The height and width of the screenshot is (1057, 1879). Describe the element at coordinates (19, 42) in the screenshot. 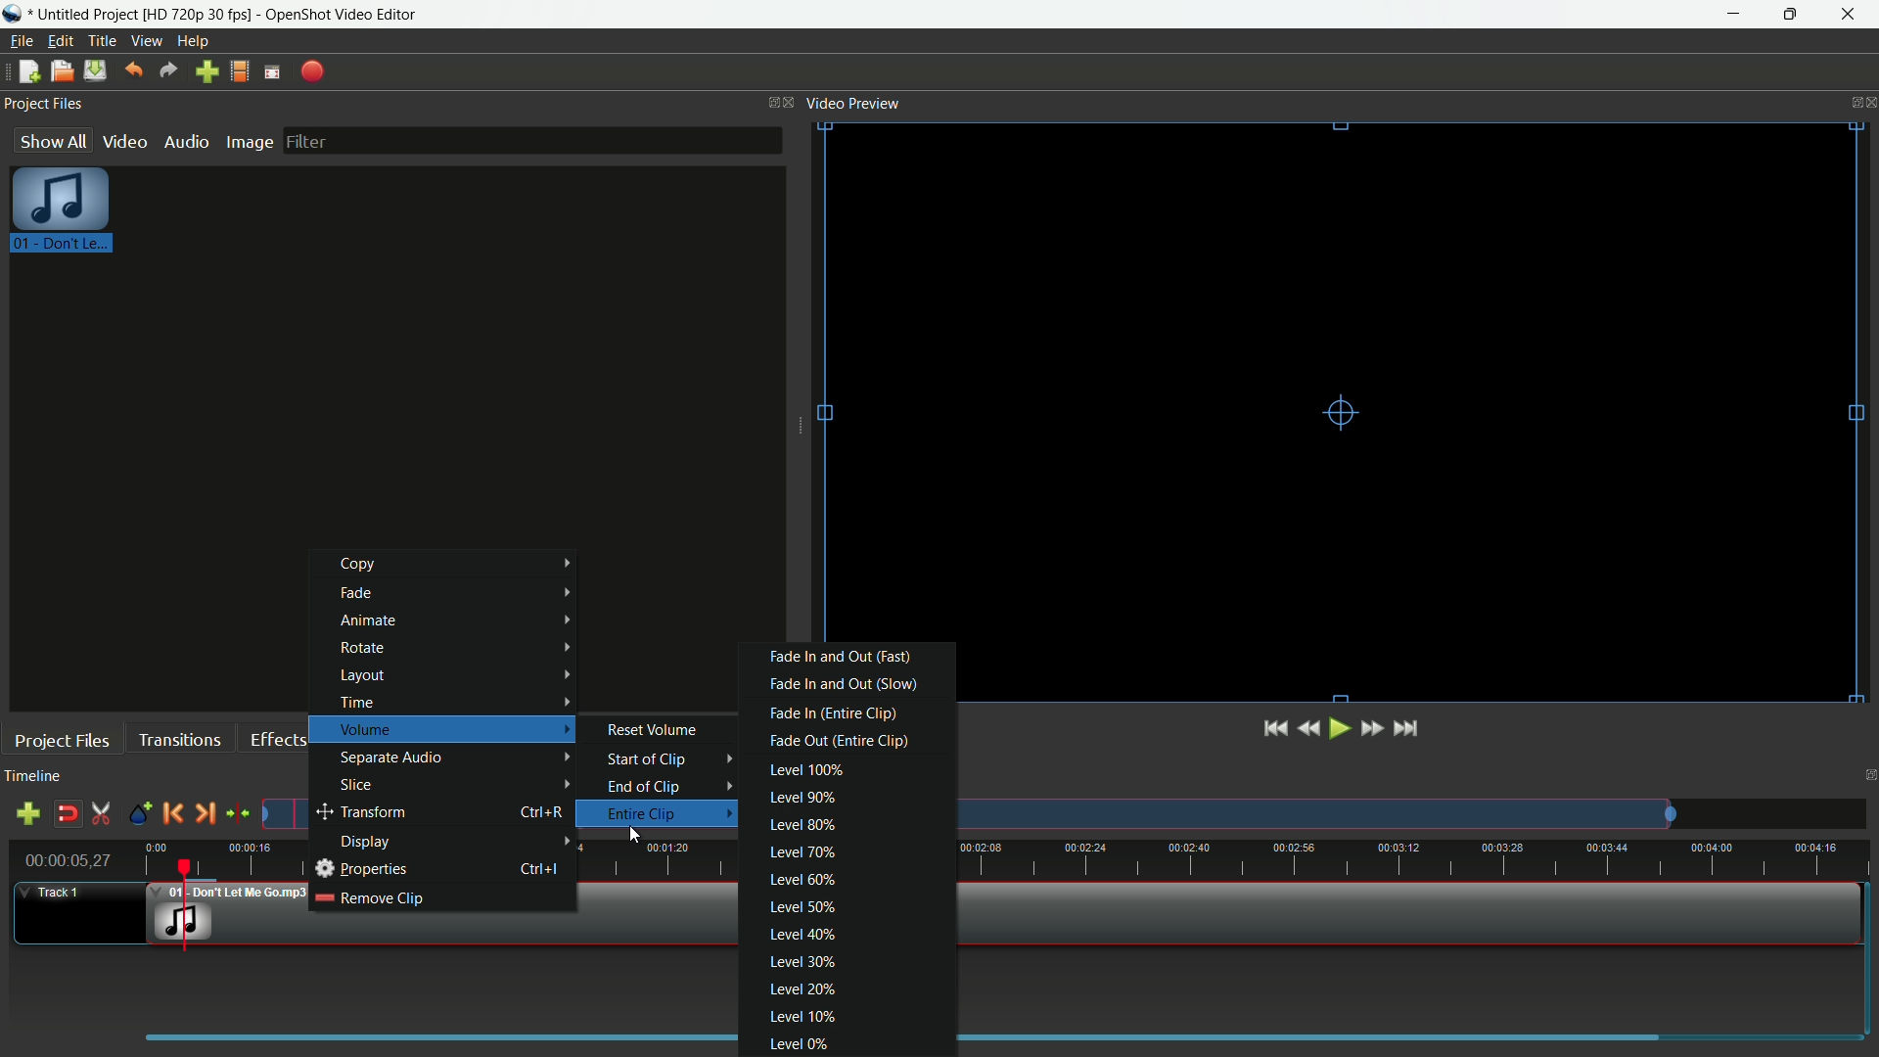

I see `file menu` at that location.